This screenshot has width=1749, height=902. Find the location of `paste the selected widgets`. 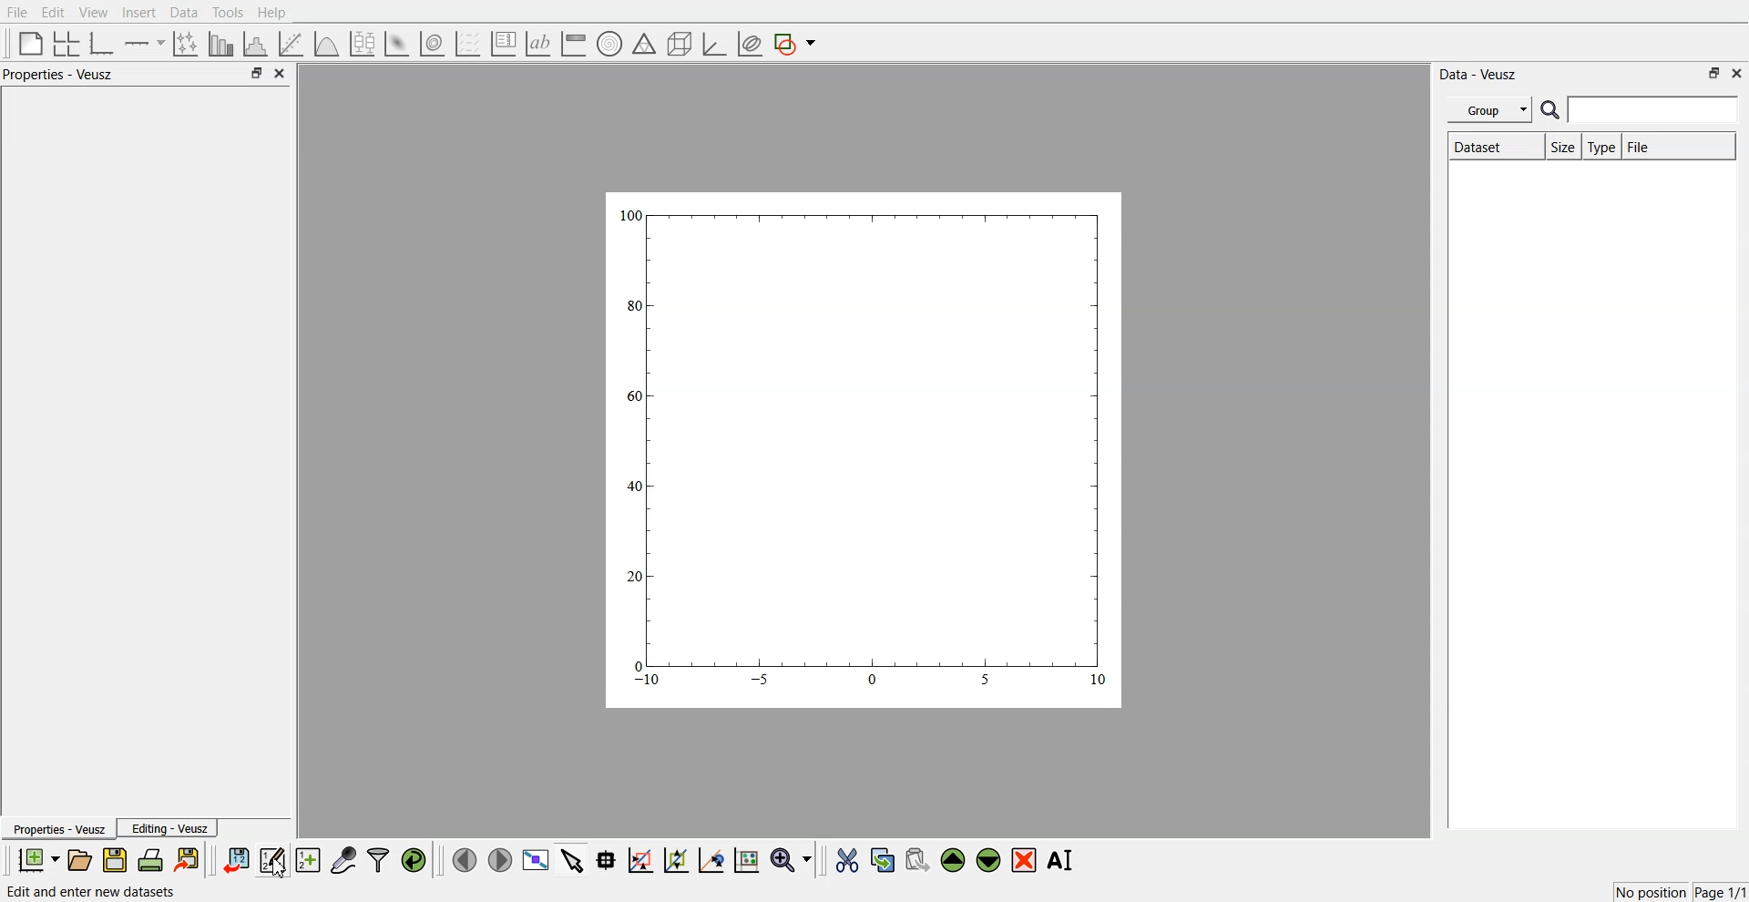

paste the selected widgets is located at coordinates (915, 859).